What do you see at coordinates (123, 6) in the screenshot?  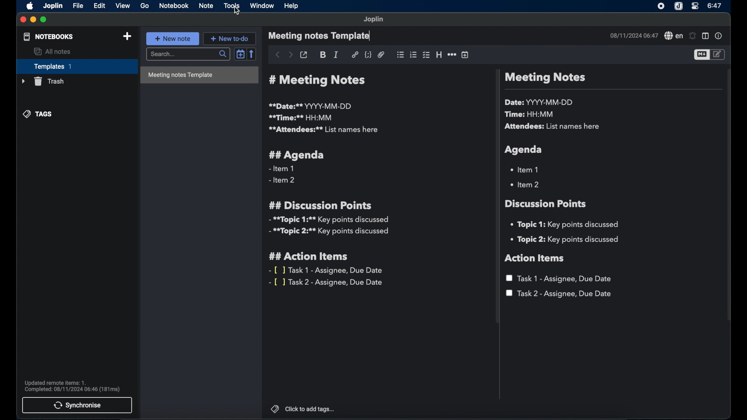 I see `view` at bounding box center [123, 6].